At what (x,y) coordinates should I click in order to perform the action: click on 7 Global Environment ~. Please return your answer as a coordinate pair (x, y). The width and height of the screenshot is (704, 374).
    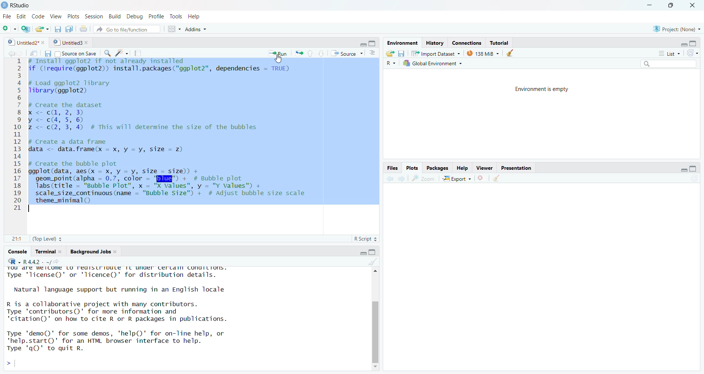
    Looking at the image, I should click on (434, 63).